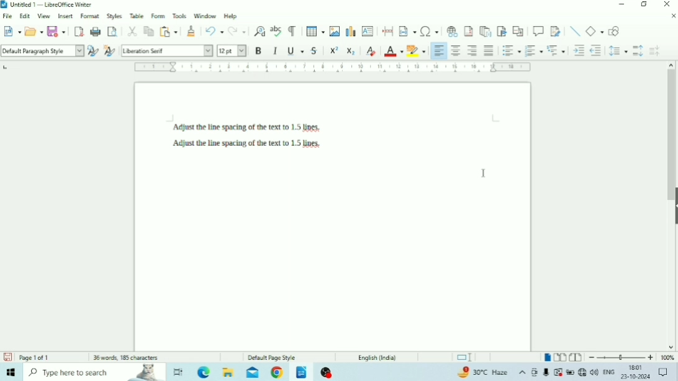  What do you see at coordinates (574, 31) in the screenshot?
I see `Insert Line` at bounding box center [574, 31].